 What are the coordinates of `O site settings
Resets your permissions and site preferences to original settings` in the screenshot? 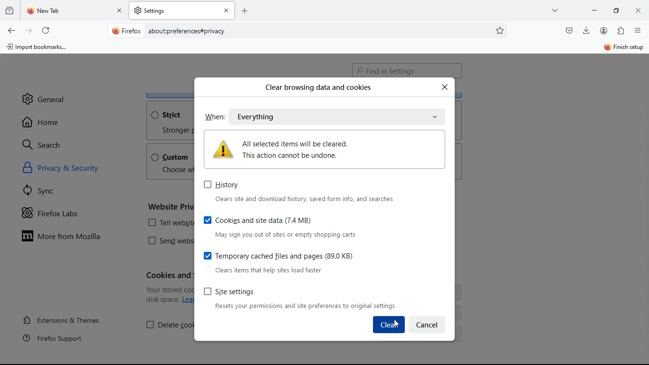 It's located at (301, 298).